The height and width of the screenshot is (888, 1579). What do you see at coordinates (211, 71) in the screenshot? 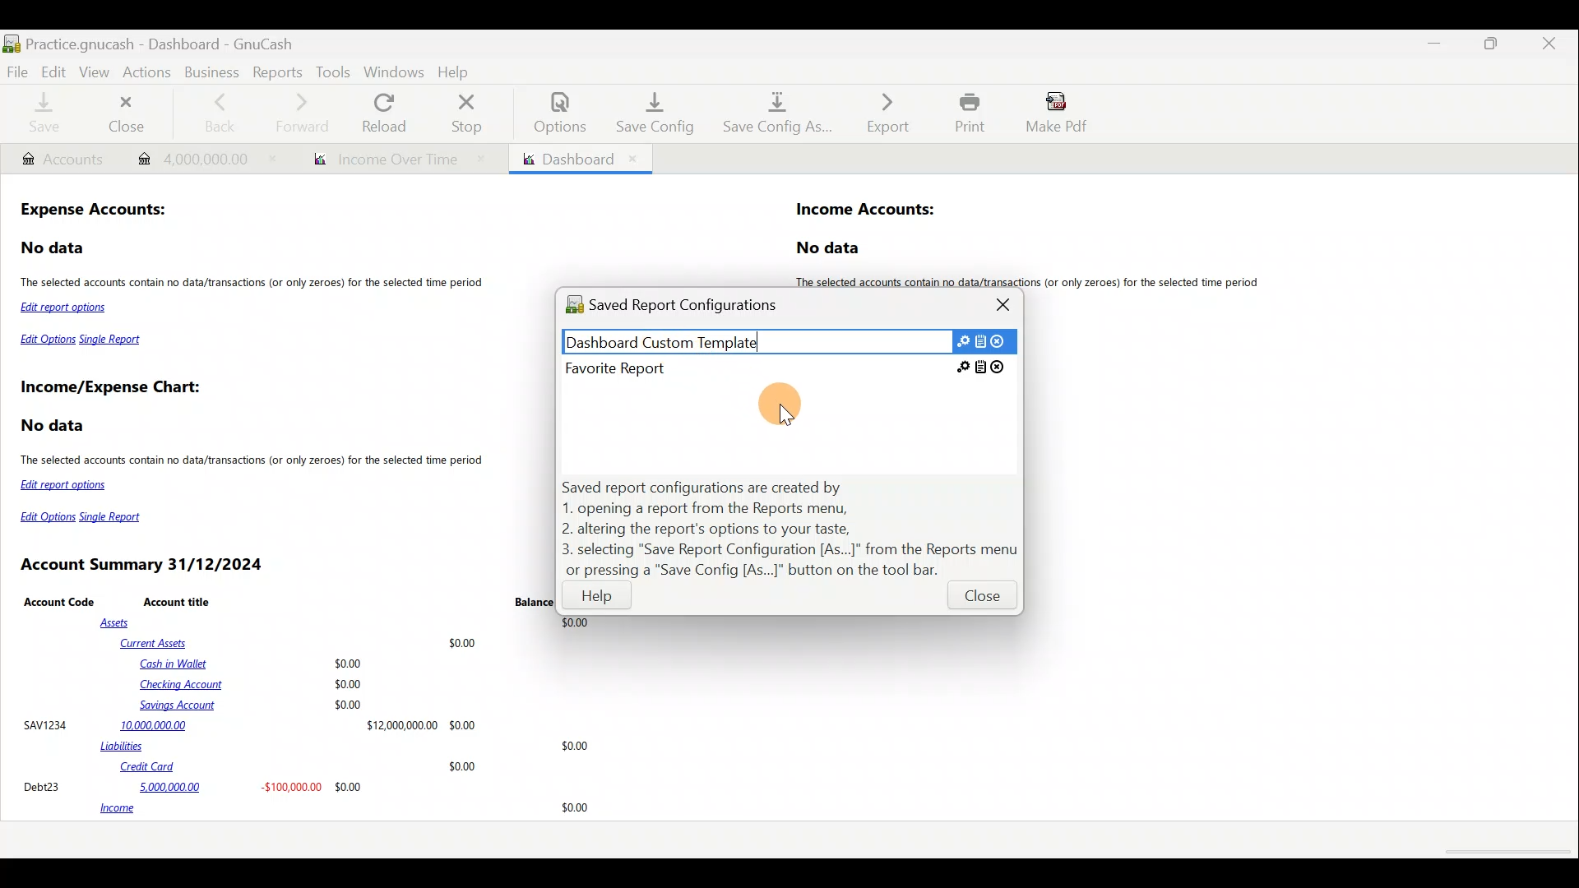
I see `Business` at bounding box center [211, 71].